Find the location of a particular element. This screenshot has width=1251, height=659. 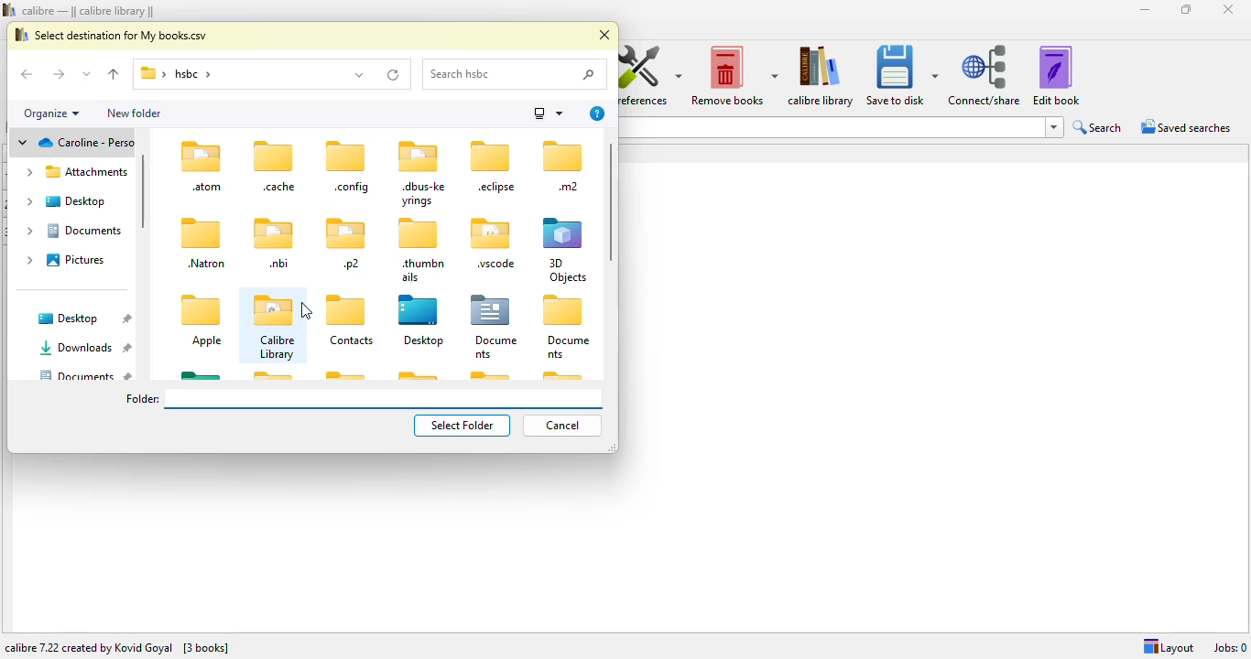

new folder is located at coordinates (136, 112).